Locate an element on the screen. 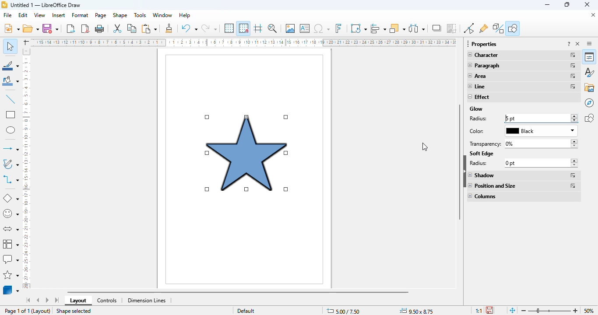  file is located at coordinates (8, 15).